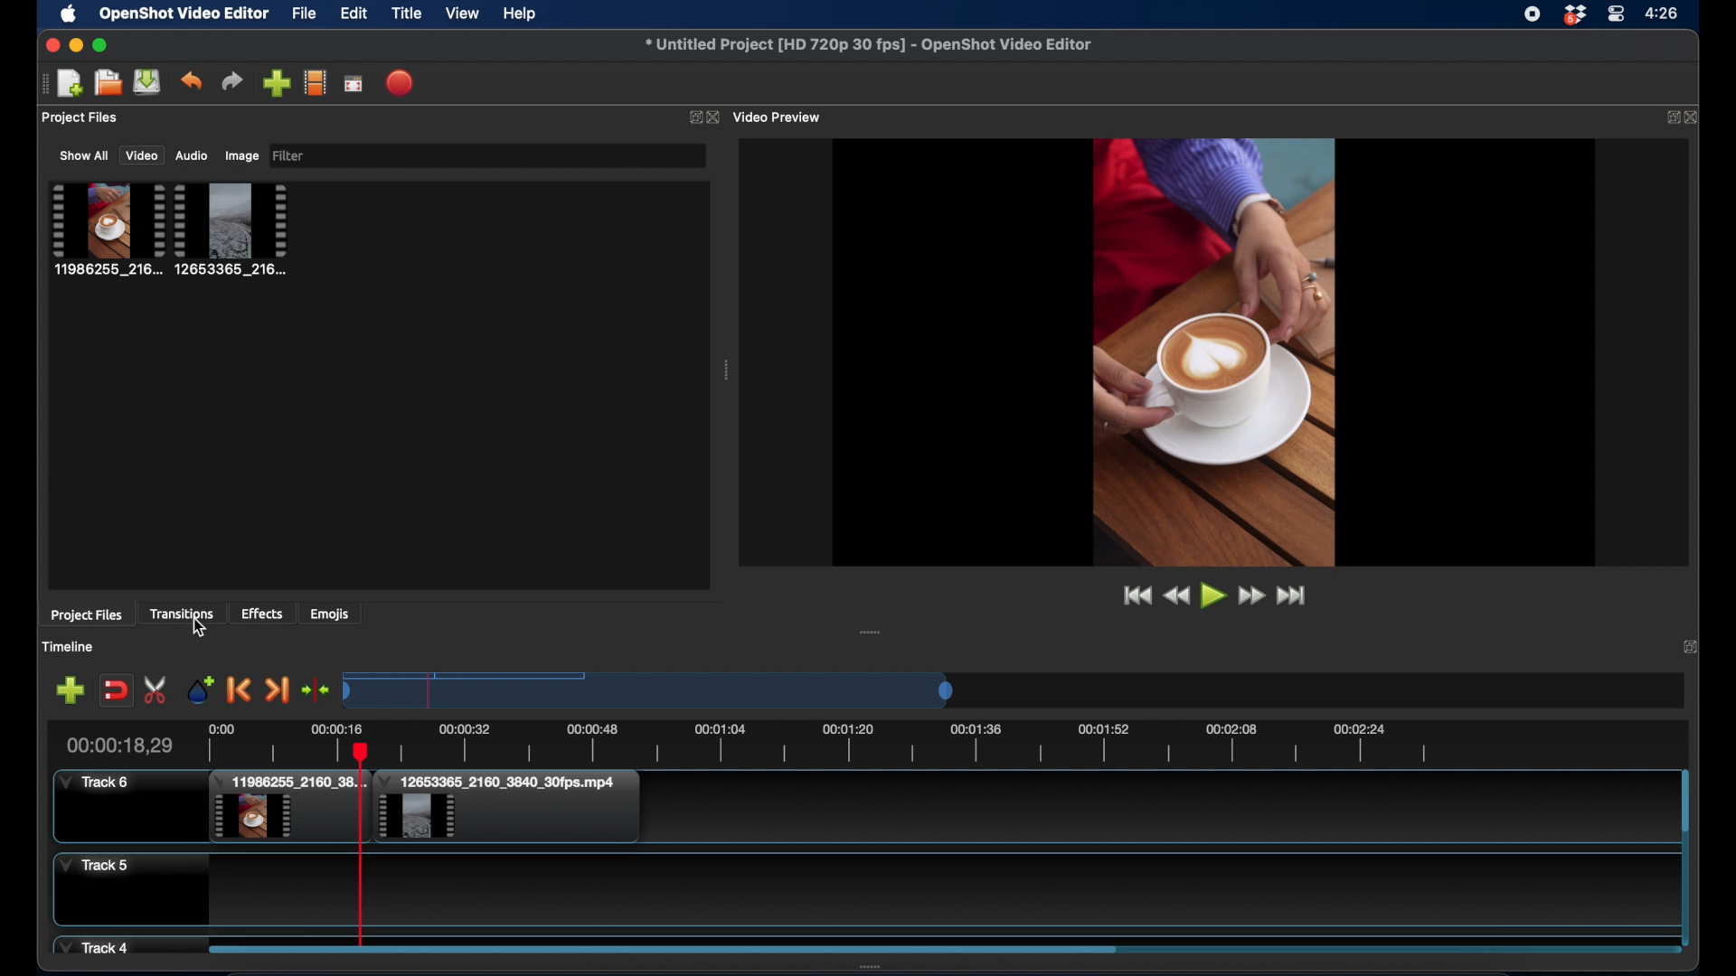 This screenshot has width=1736, height=976. Describe the element at coordinates (75, 45) in the screenshot. I see `minimize` at that location.